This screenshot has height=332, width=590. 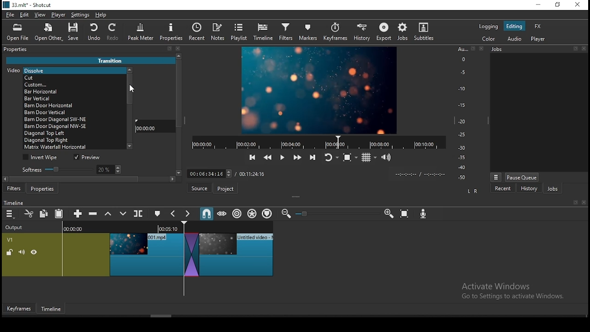 What do you see at coordinates (41, 16) in the screenshot?
I see `view` at bounding box center [41, 16].